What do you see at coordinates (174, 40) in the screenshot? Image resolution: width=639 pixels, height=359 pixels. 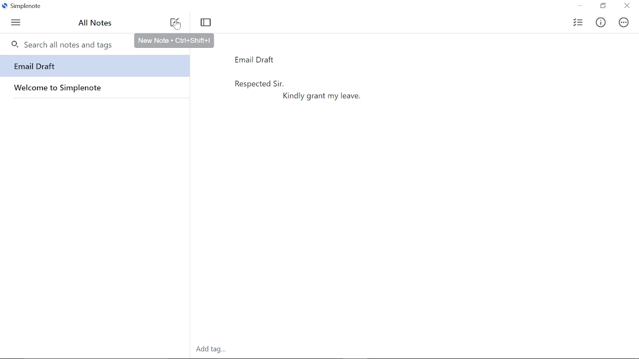 I see `New Note * Ctri+Shift+I` at bounding box center [174, 40].